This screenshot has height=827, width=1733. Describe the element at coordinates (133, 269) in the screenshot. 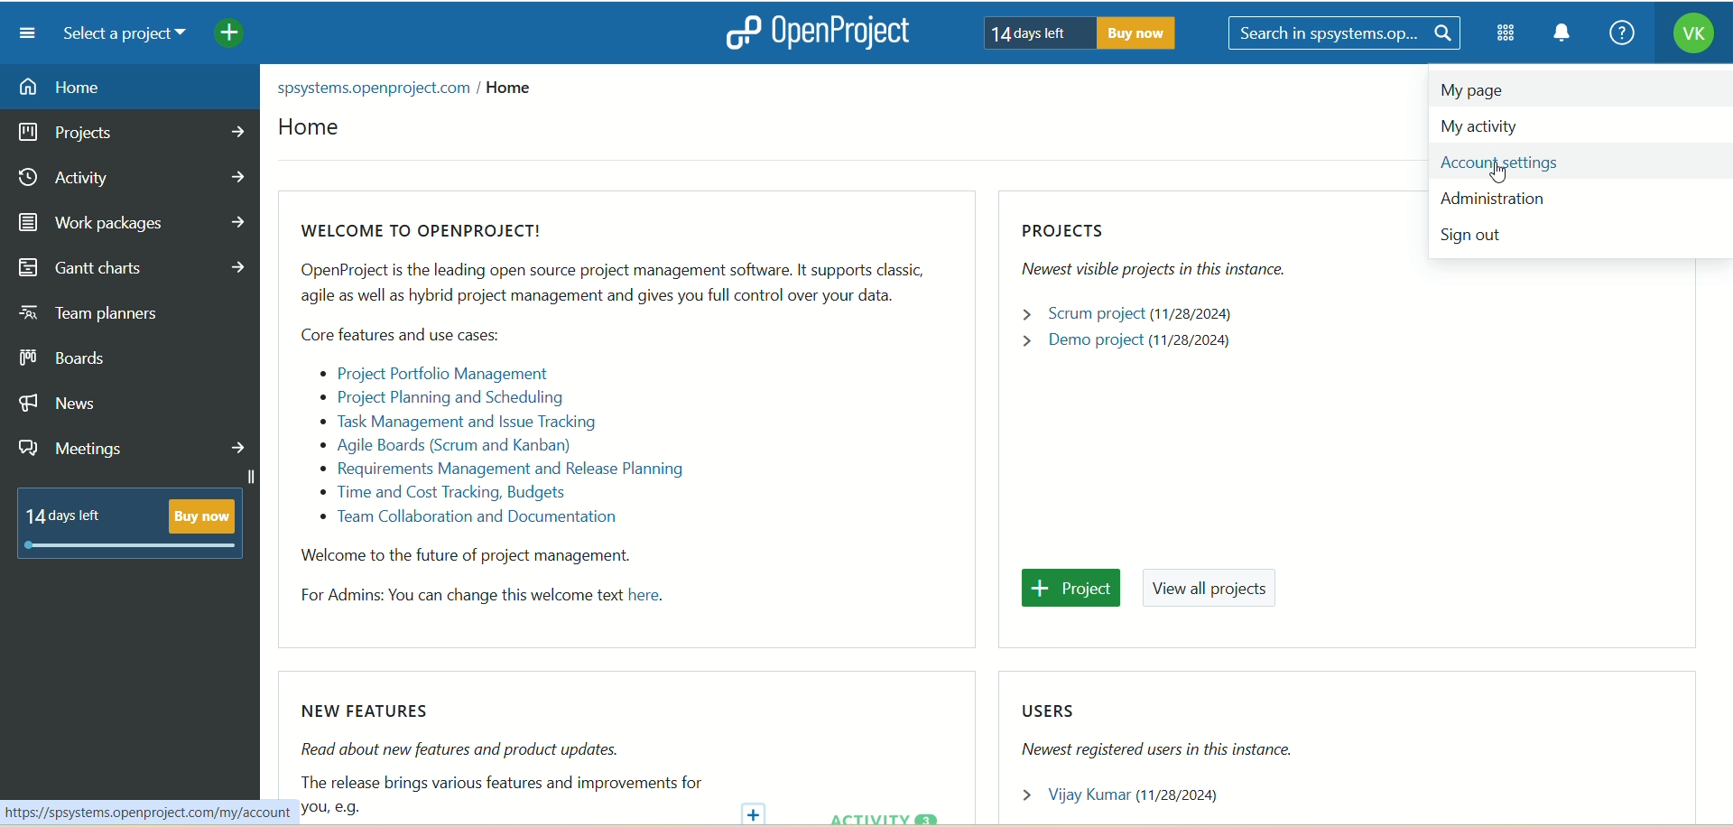

I see `gantt charts` at that location.